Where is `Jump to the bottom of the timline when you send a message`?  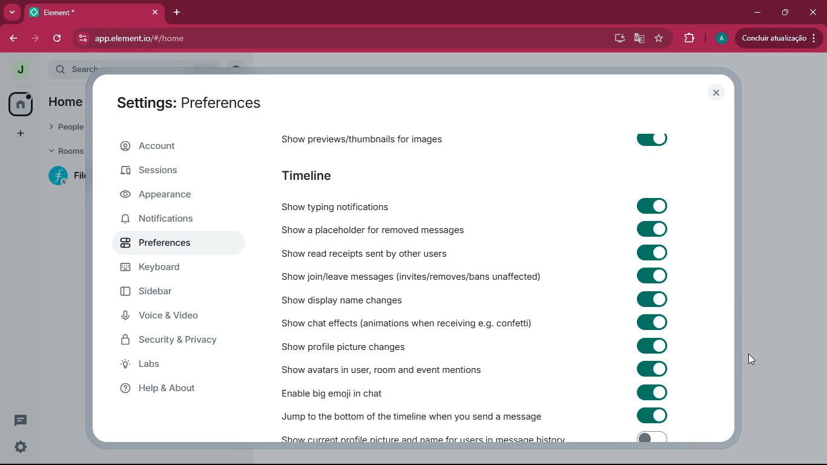
Jump to the bottom of the timline when you send a message is located at coordinates (412, 417).